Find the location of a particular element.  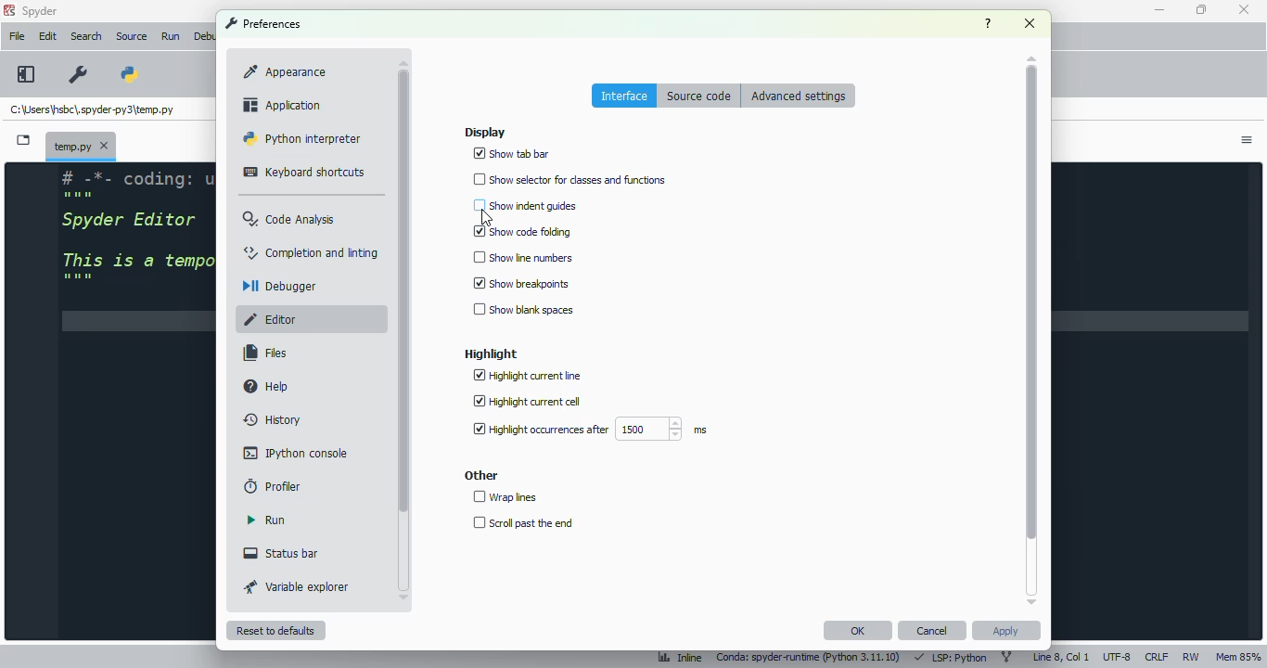

show blank spaces is located at coordinates (525, 310).